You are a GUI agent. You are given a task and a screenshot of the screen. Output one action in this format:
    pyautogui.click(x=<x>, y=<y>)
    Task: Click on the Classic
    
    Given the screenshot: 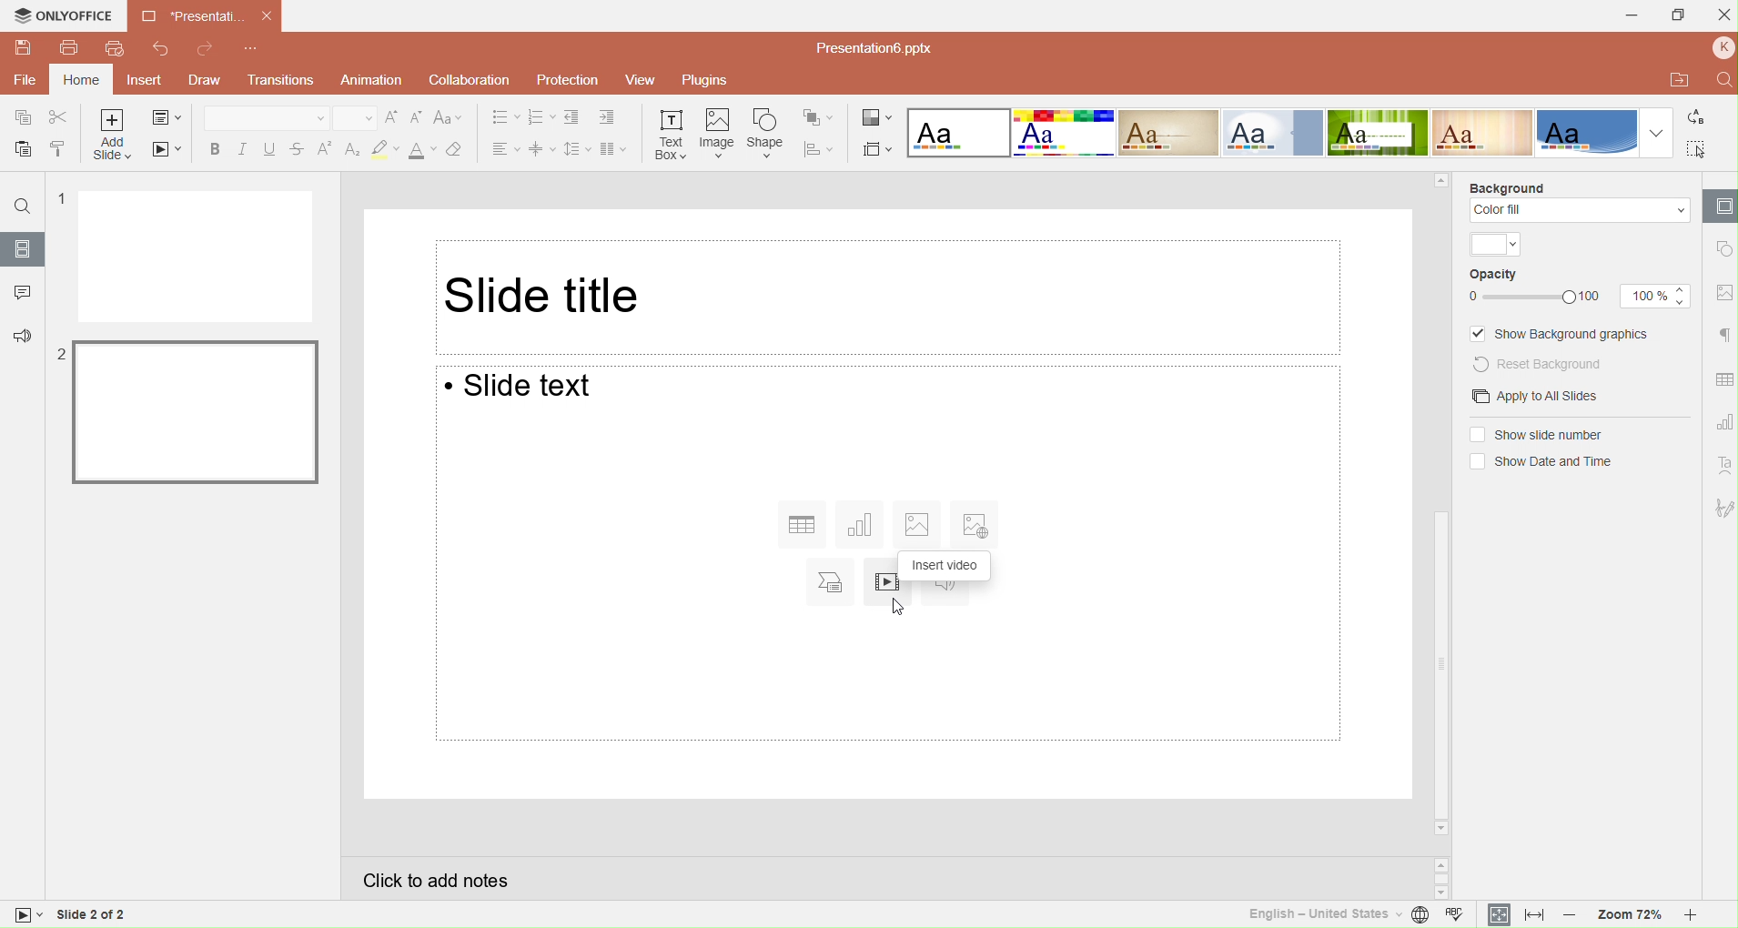 What is the action you would take?
    pyautogui.click(x=1168, y=133)
    